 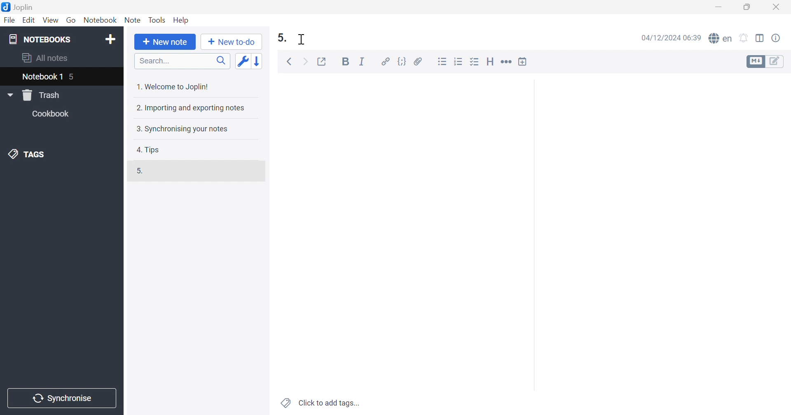 I want to click on Synchronise, so click(x=64, y=399).